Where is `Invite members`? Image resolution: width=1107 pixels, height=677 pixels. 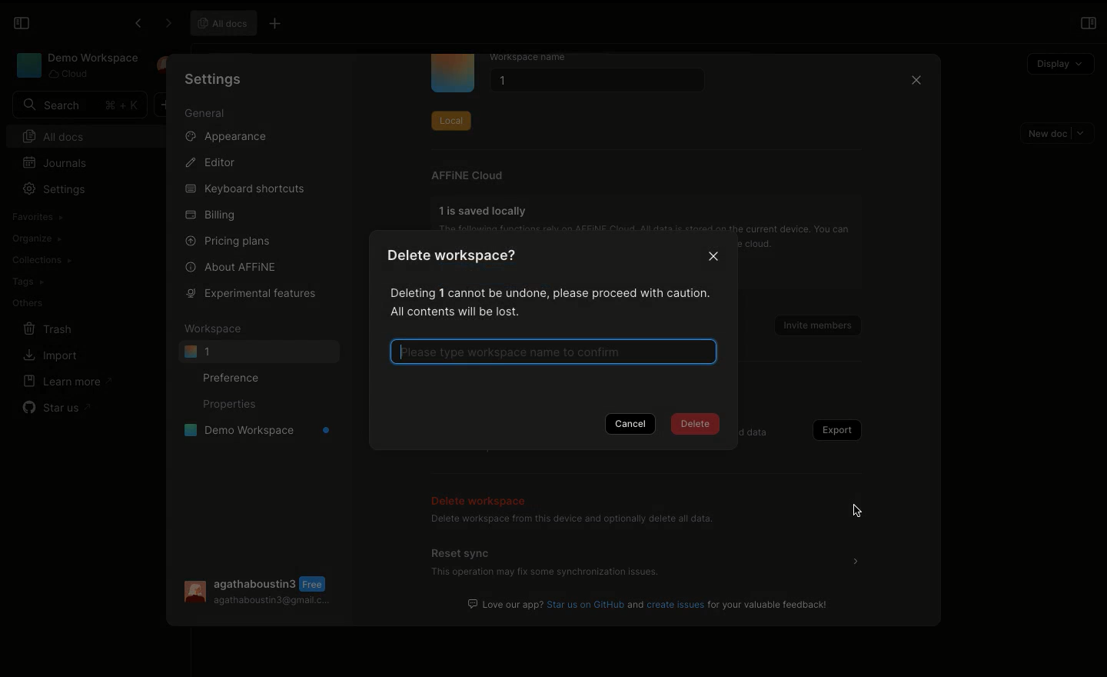
Invite members is located at coordinates (812, 322).